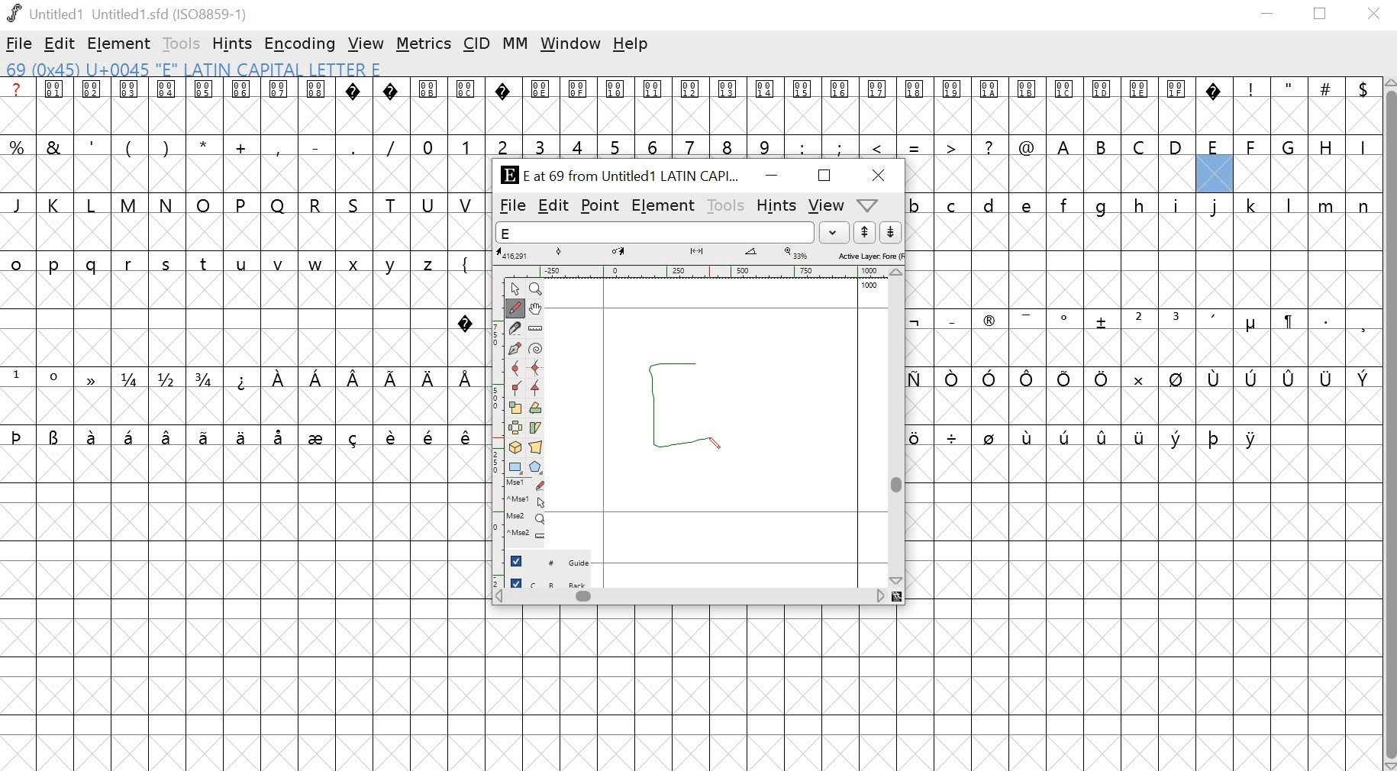 Image resolution: width=1397 pixels, height=771 pixels. Describe the element at coordinates (537, 408) in the screenshot. I see `Rotate` at that location.